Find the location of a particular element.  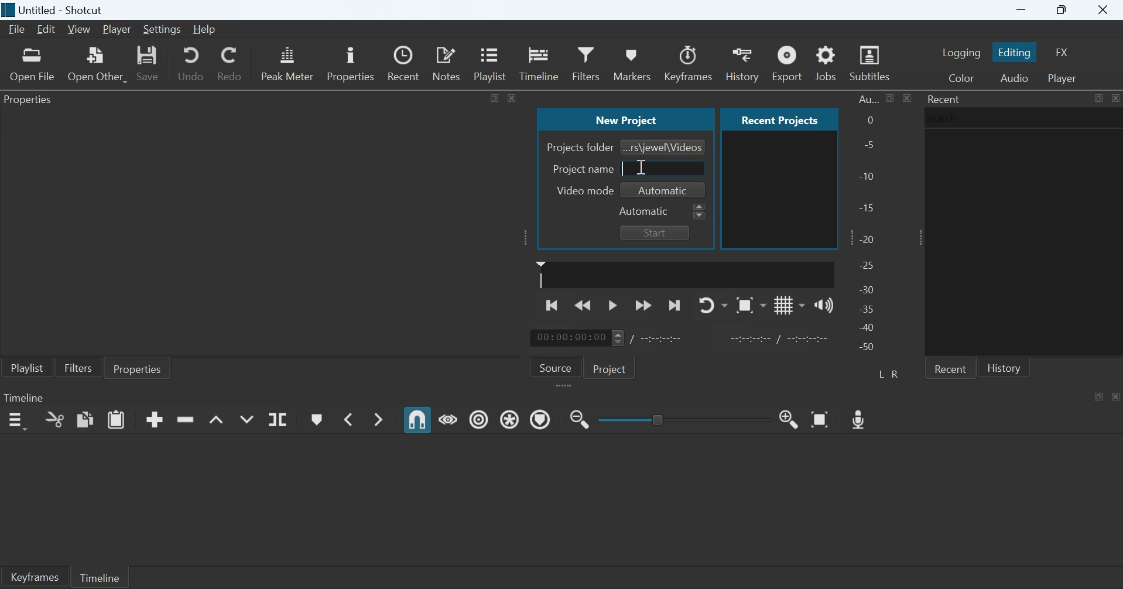

Audio Peak meter is located at coordinates (868, 225).